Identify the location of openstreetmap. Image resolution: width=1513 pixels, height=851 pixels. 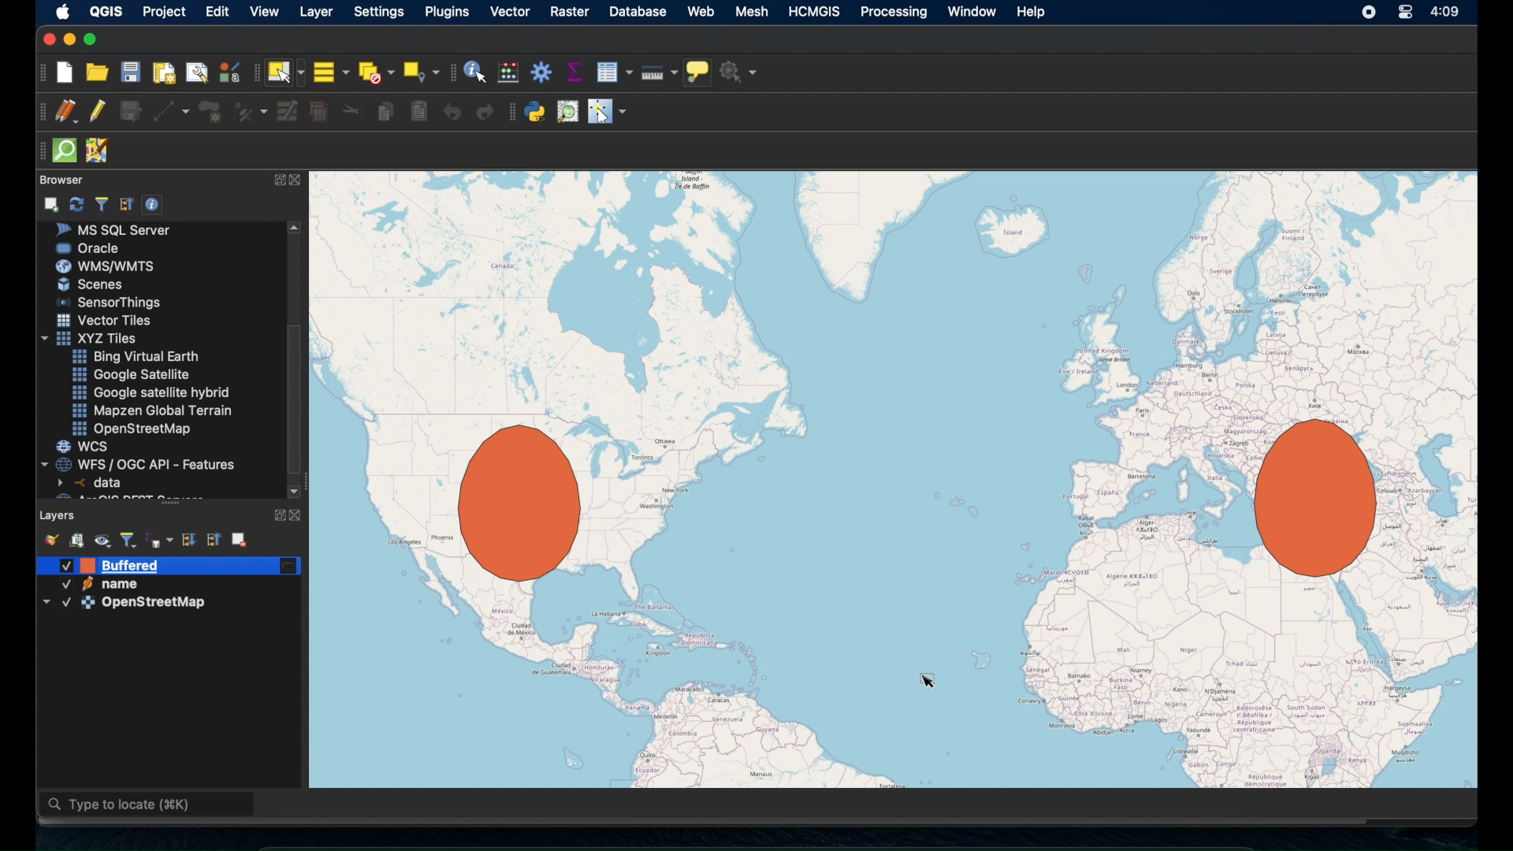
(135, 429).